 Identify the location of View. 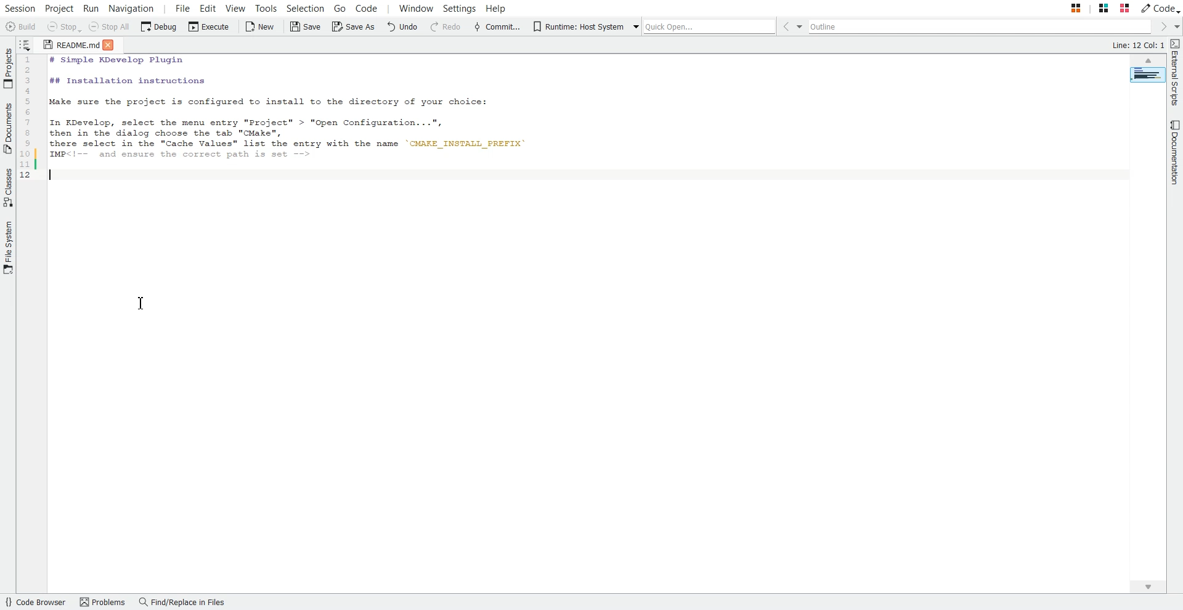
(235, 7).